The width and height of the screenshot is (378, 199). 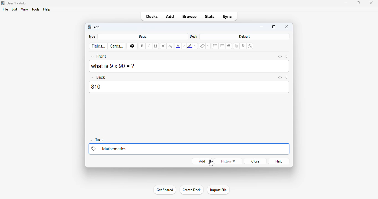 What do you see at coordinates (216, 46) in the screenshot?
I see `unordered list` at bounding box center [216, 46].